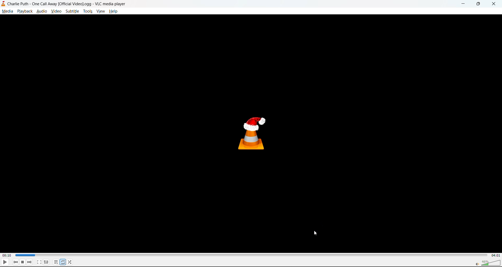 The image size is (502, 267). What do you see at coordinates (55, 262) in the screenshot?
I see `playlist` at bounding box center [55, 262].